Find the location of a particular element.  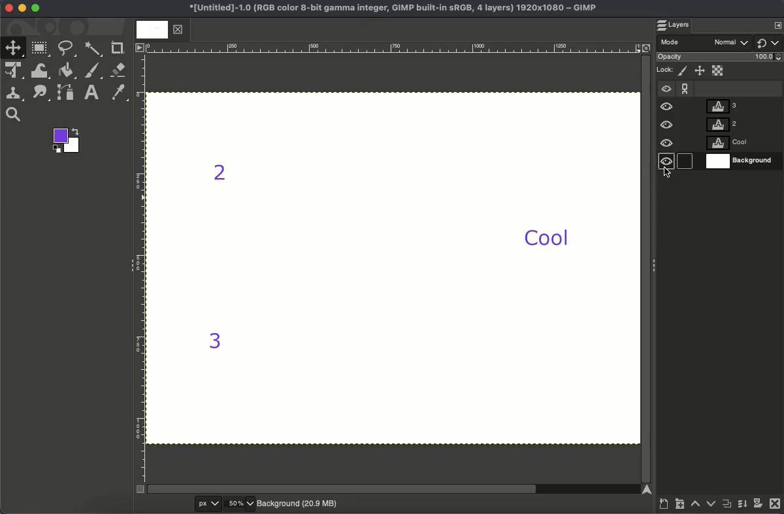

Visible is located at coordinates (667, 127).